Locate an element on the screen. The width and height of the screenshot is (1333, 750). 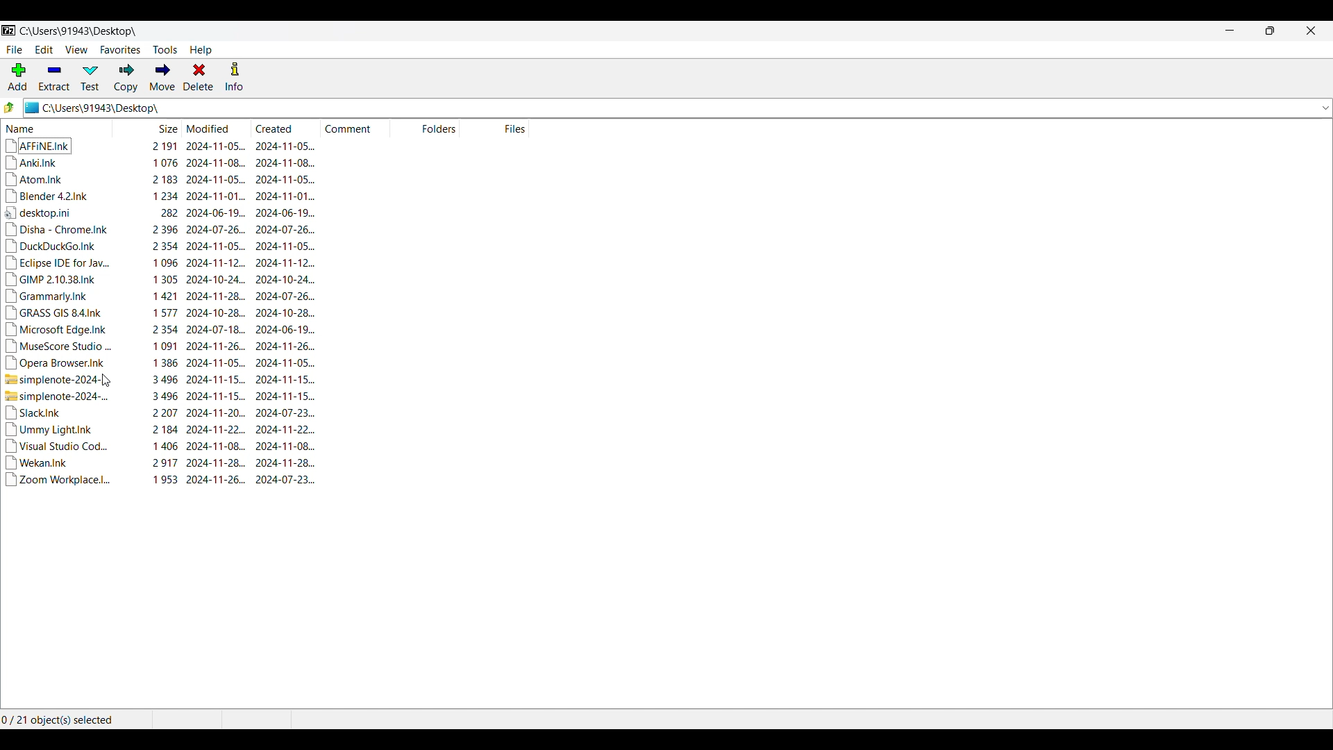
Microsoft Edge.Ink 2354 2024-07-18. 2024-06-19... is located at coordinates (162, 330).